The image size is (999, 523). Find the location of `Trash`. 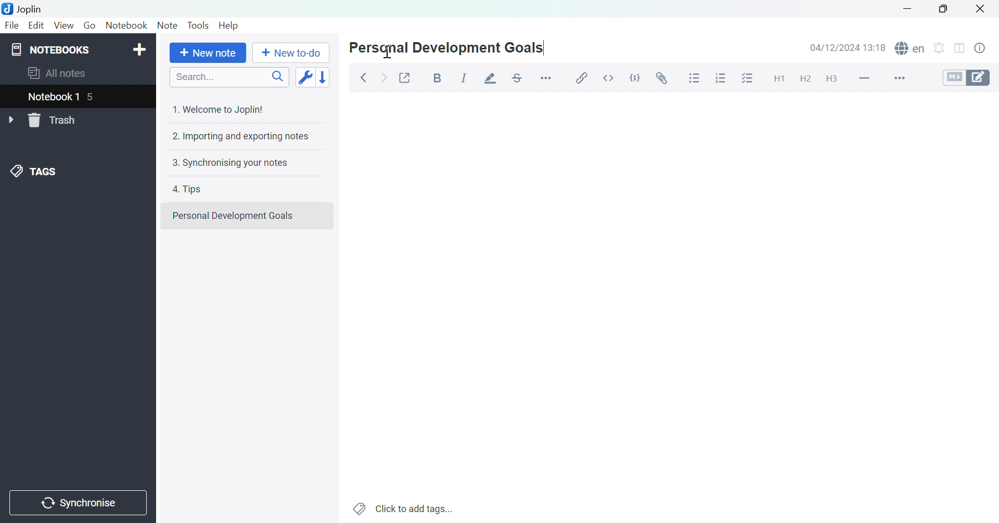

Trash is located at coordinates (54, 121).